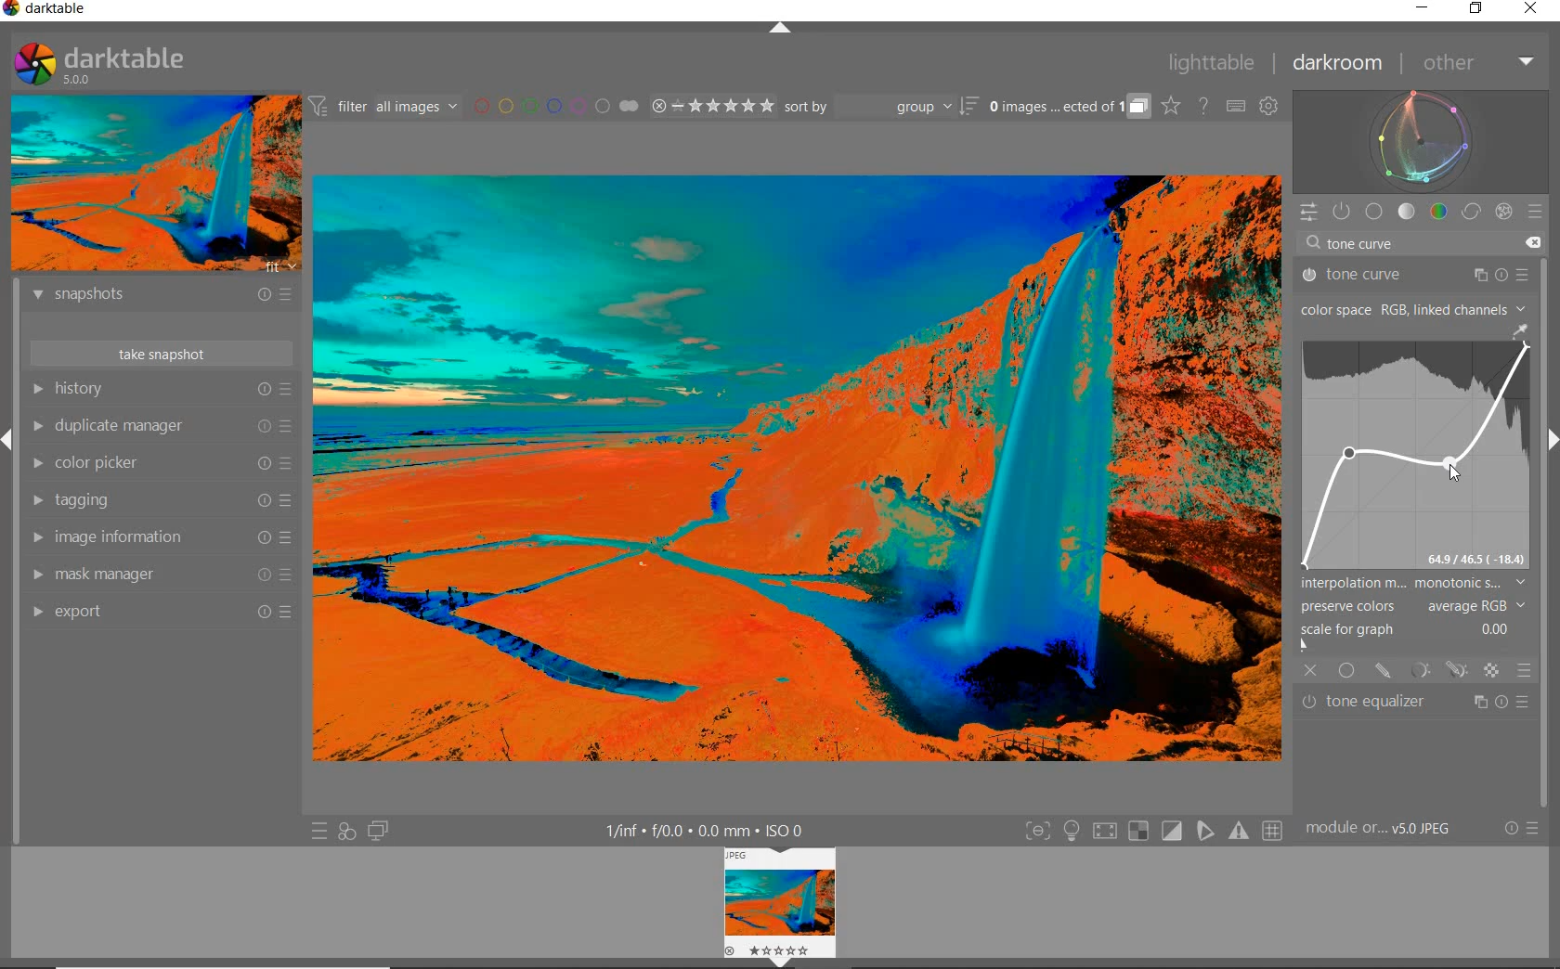  I want to click on tone equalizer, so click(1417, 701).